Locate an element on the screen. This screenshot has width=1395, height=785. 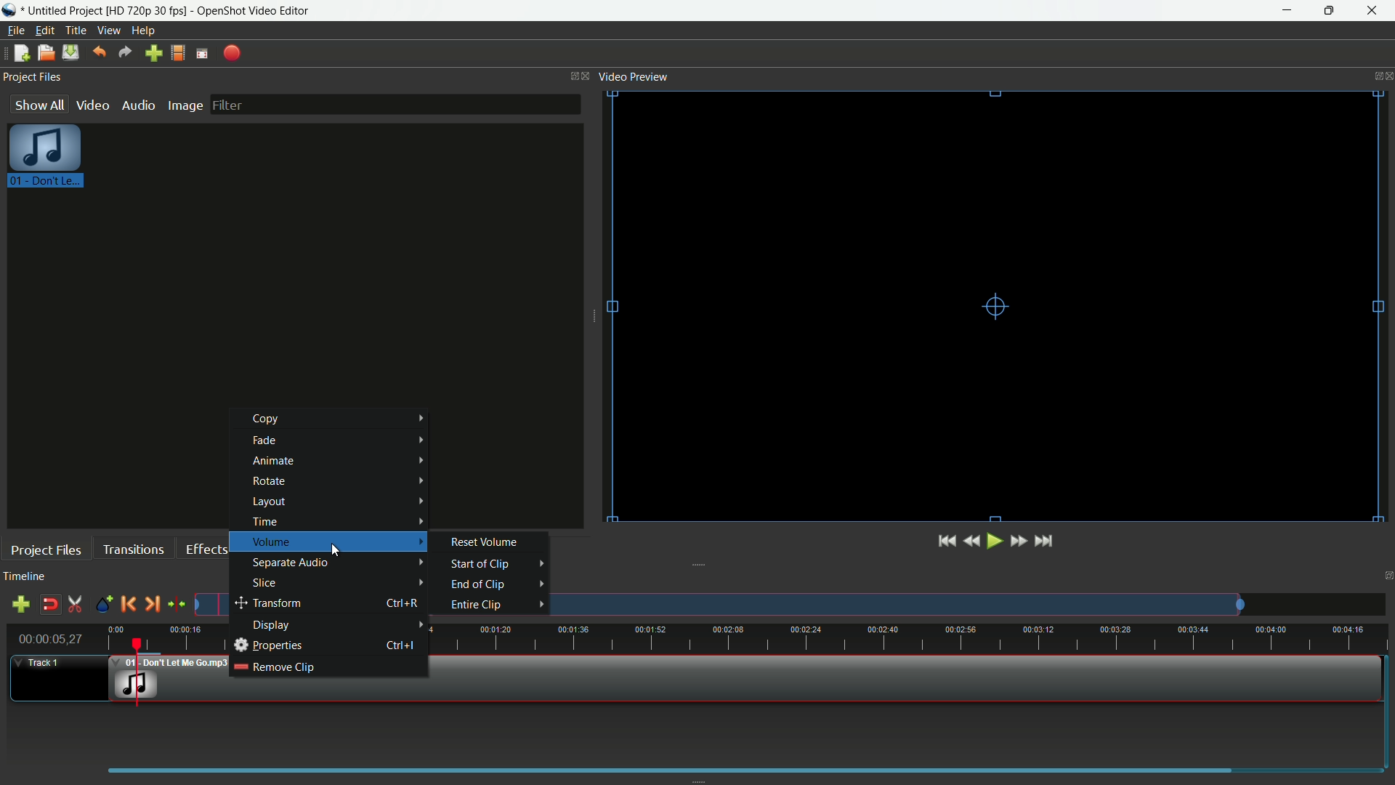
close timeline is located at coordinates (1386, 578).